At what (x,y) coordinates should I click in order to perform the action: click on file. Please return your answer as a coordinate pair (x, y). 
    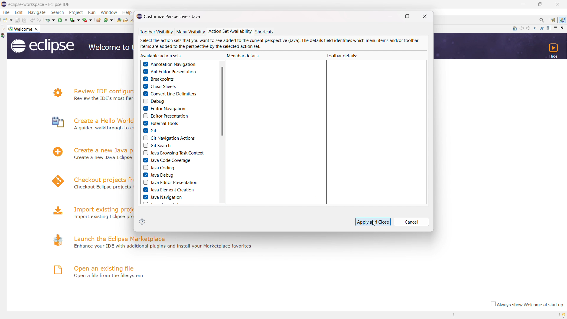
    Looking at the image, I should click on (6, 12).